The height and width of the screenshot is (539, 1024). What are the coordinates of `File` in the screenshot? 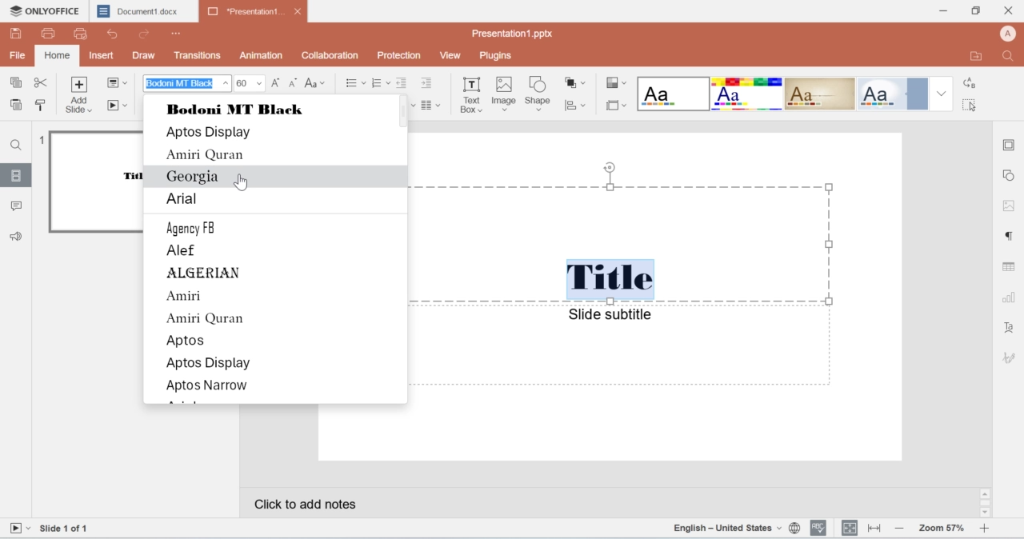 It's located at (17, 54).